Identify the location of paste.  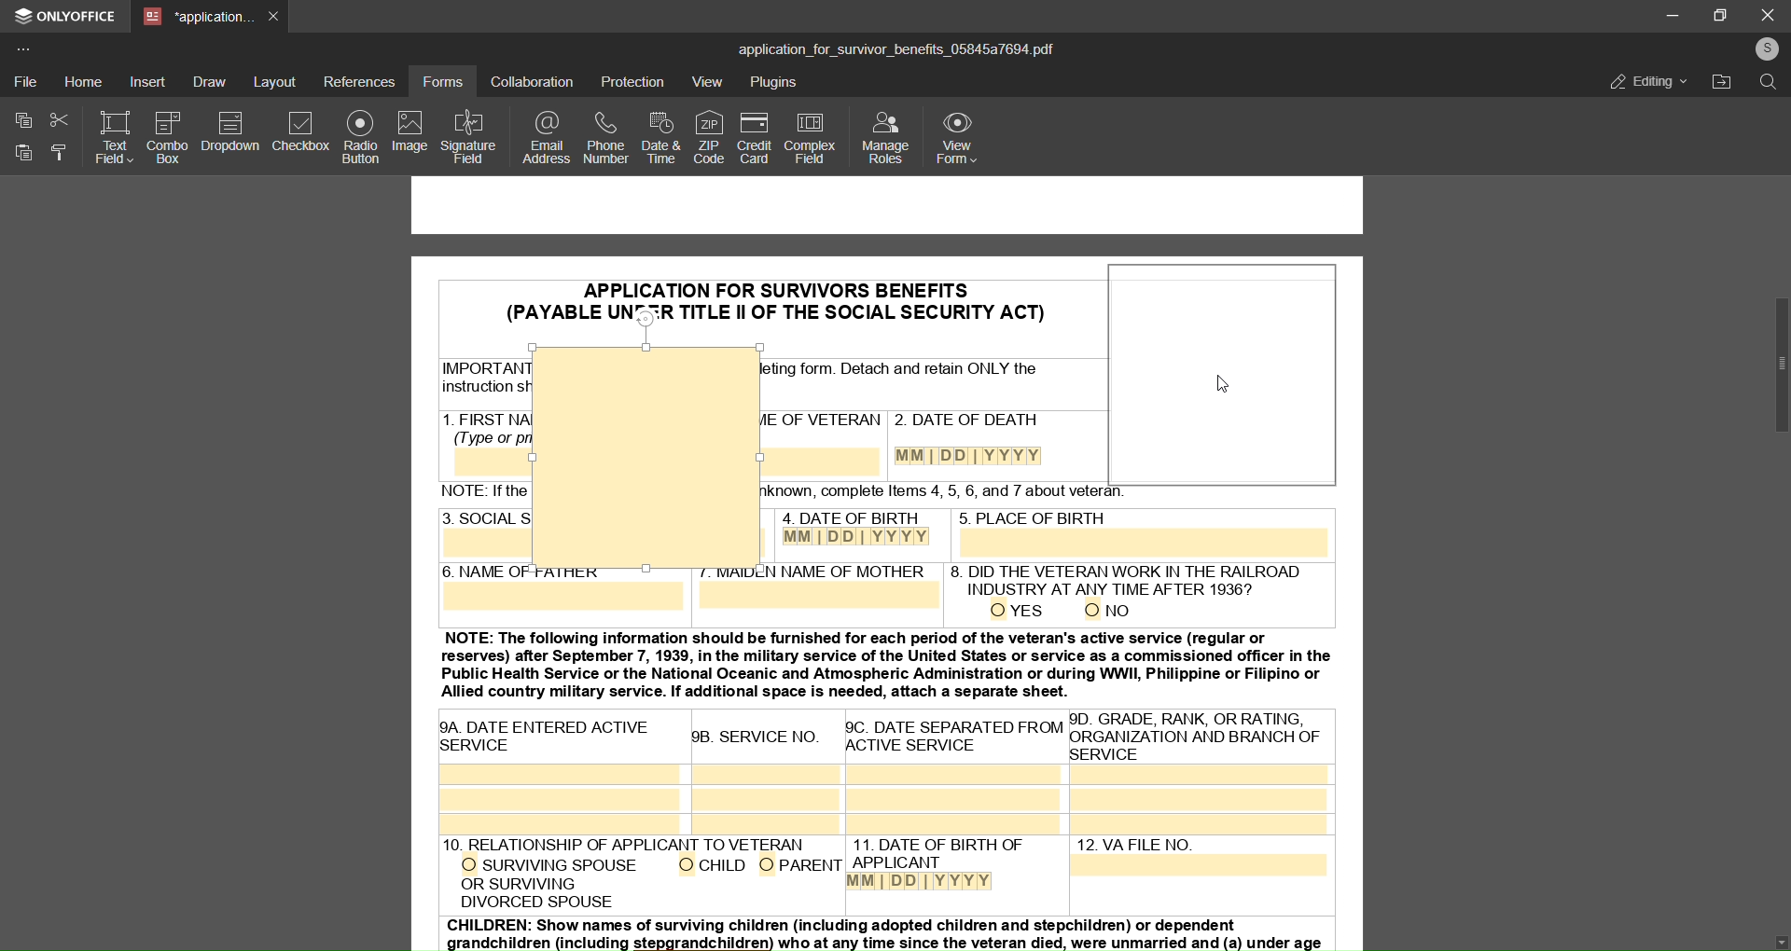
(22, 154).